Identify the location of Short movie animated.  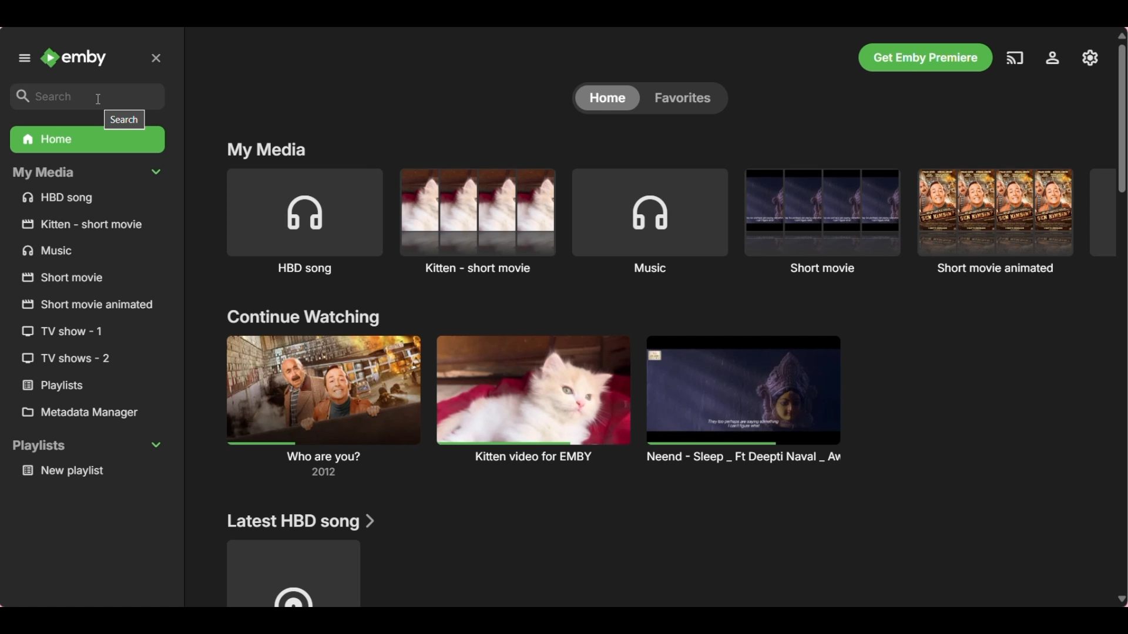
(995, 220).